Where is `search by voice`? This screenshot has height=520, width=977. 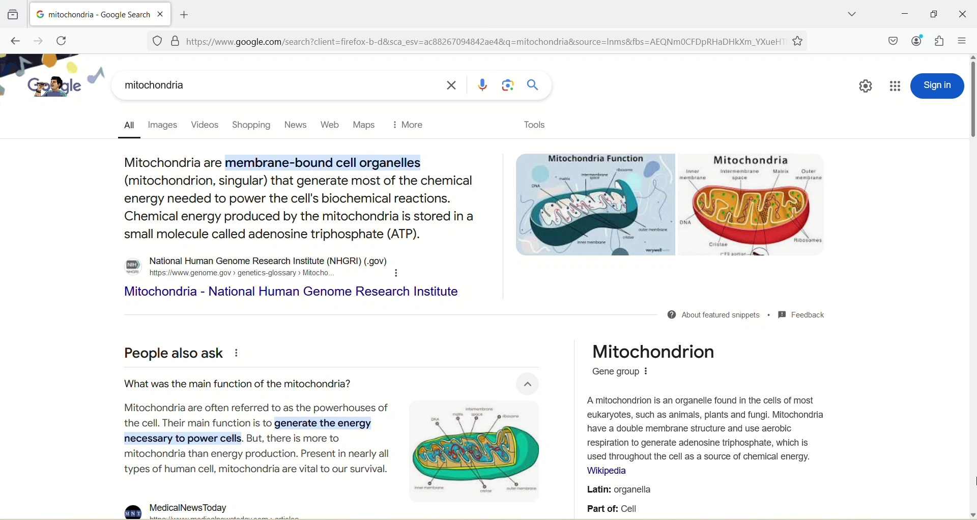 search by voice is located at coordinates (481, 85).